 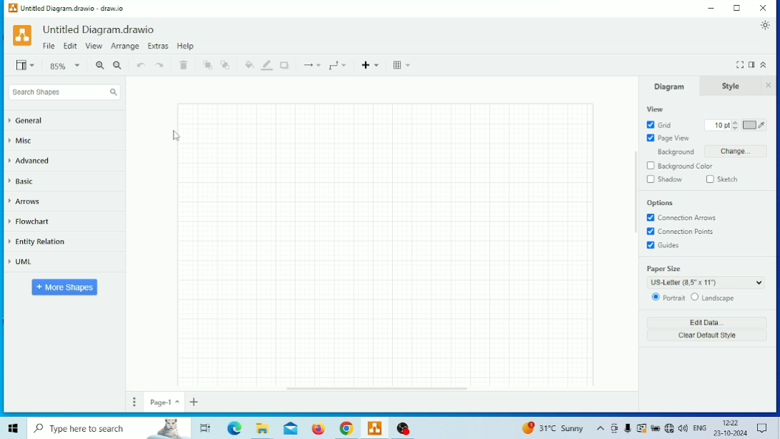 What do you see at coordinates (194, 402) in the screenshot?
I see `Insert Page` at bounding box center [194, 402].